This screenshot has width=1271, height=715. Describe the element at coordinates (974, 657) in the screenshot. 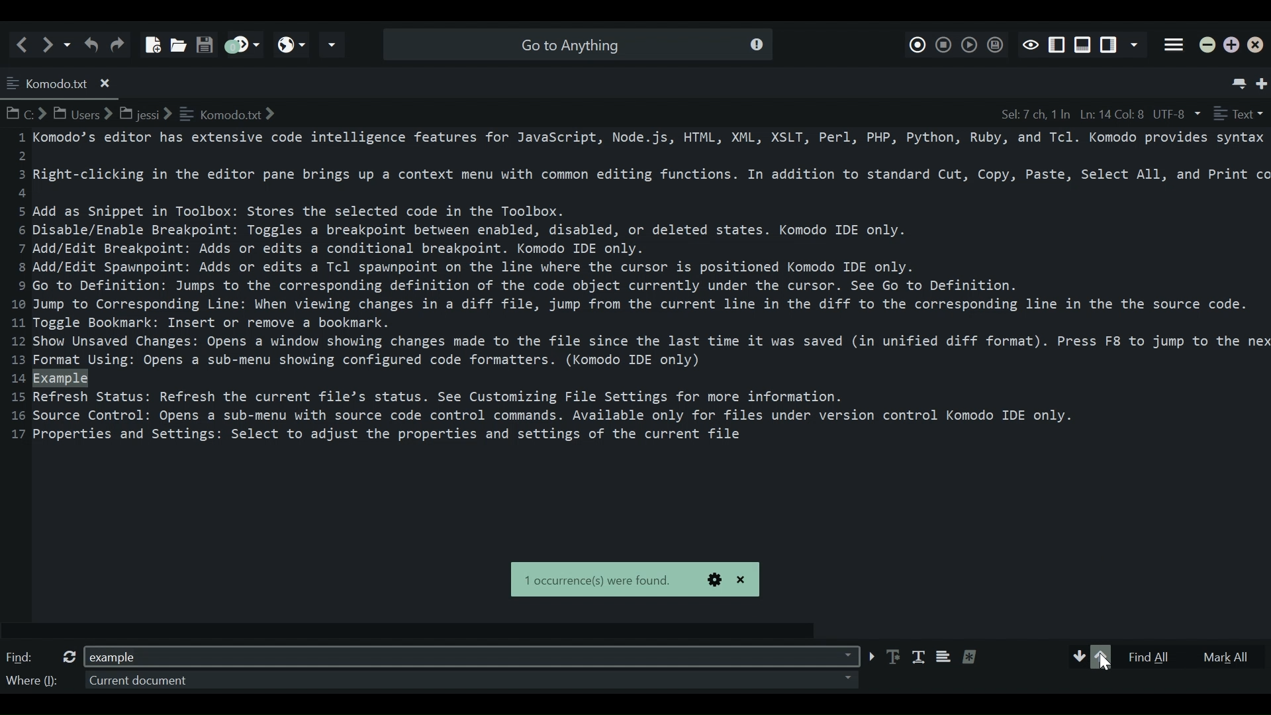

I see `Treat the pattern as a regular expression` at that location.